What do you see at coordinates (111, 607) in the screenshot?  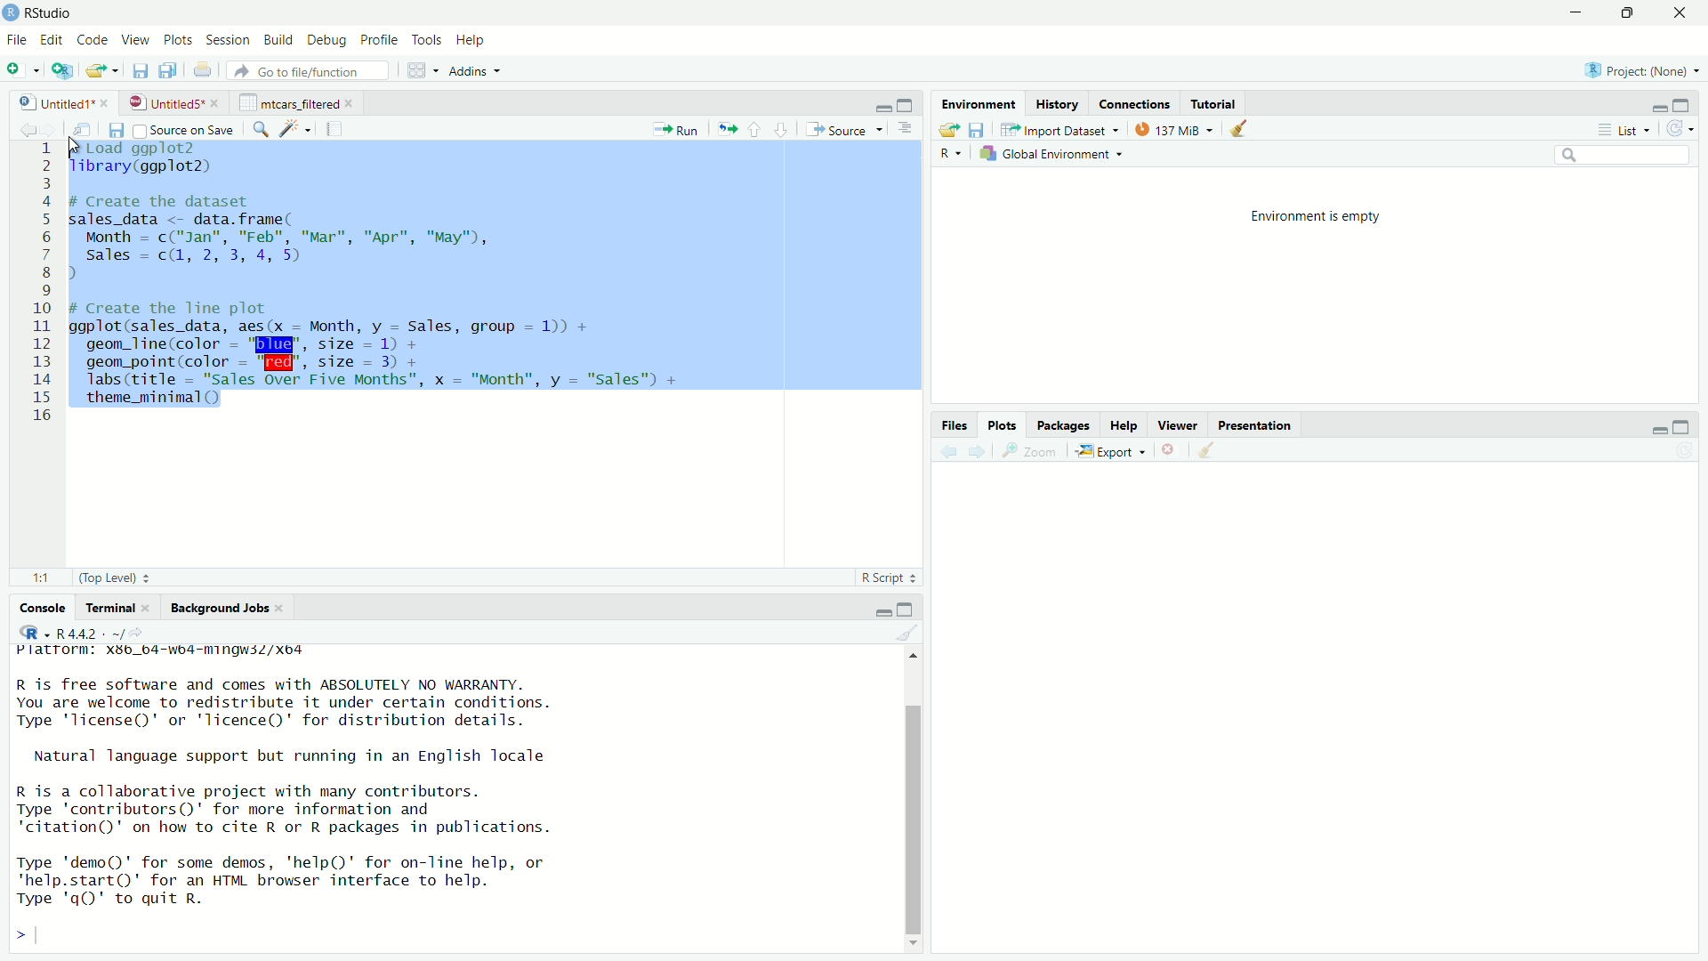 I see `Terminal` at bounding box center [111, 607].